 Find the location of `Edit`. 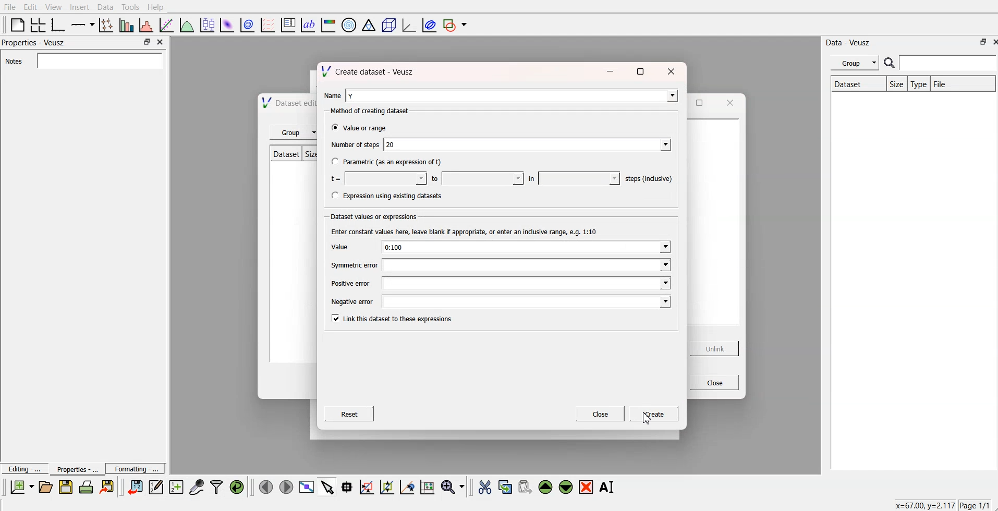

Edit is located at coordinates (31, 7).